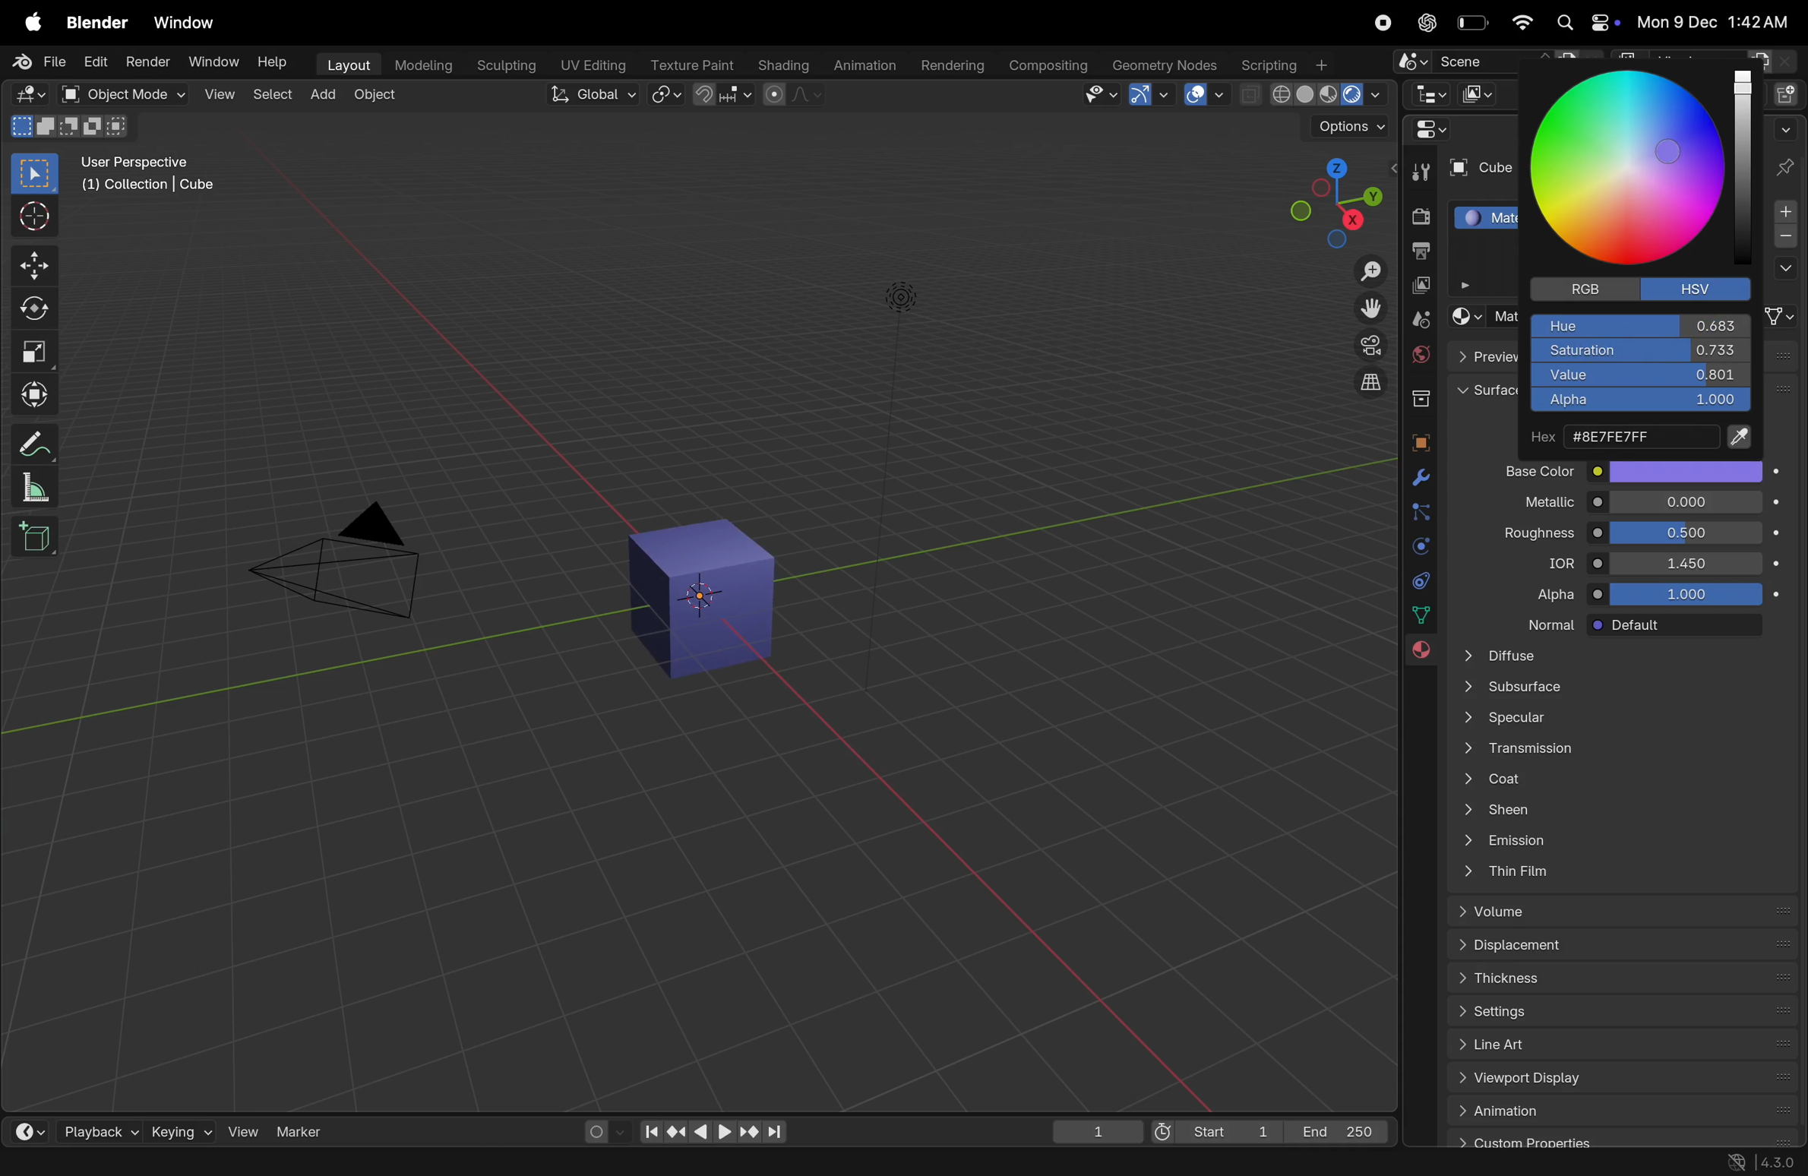  Describe the element at coordinates (1781, 316) in the screenshot. I see `link` at that location.